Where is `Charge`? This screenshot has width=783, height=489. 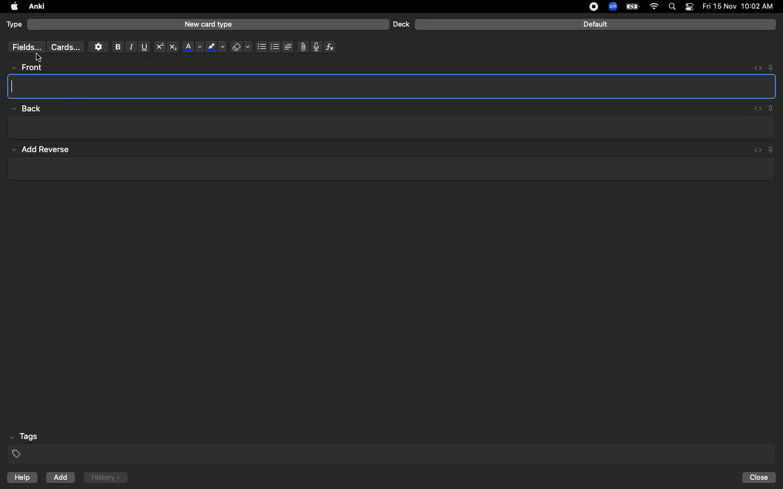
Charge is located at coordinates (632, 7).